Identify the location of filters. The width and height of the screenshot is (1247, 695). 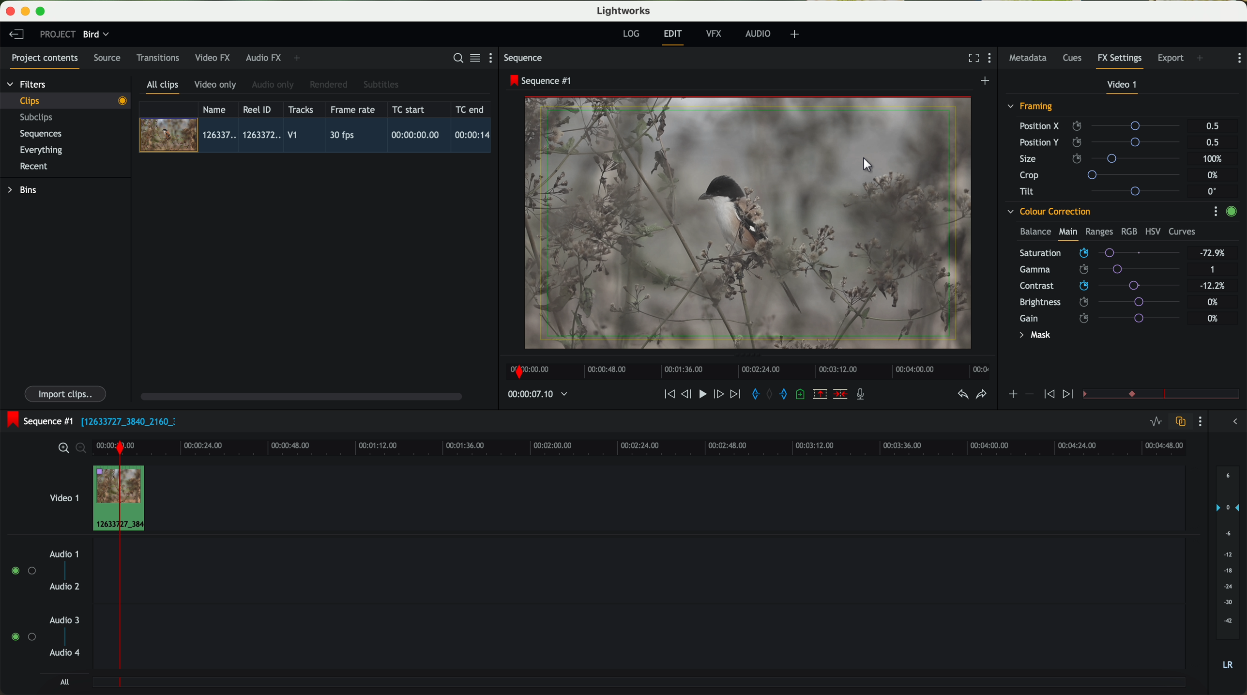
(28, 84).